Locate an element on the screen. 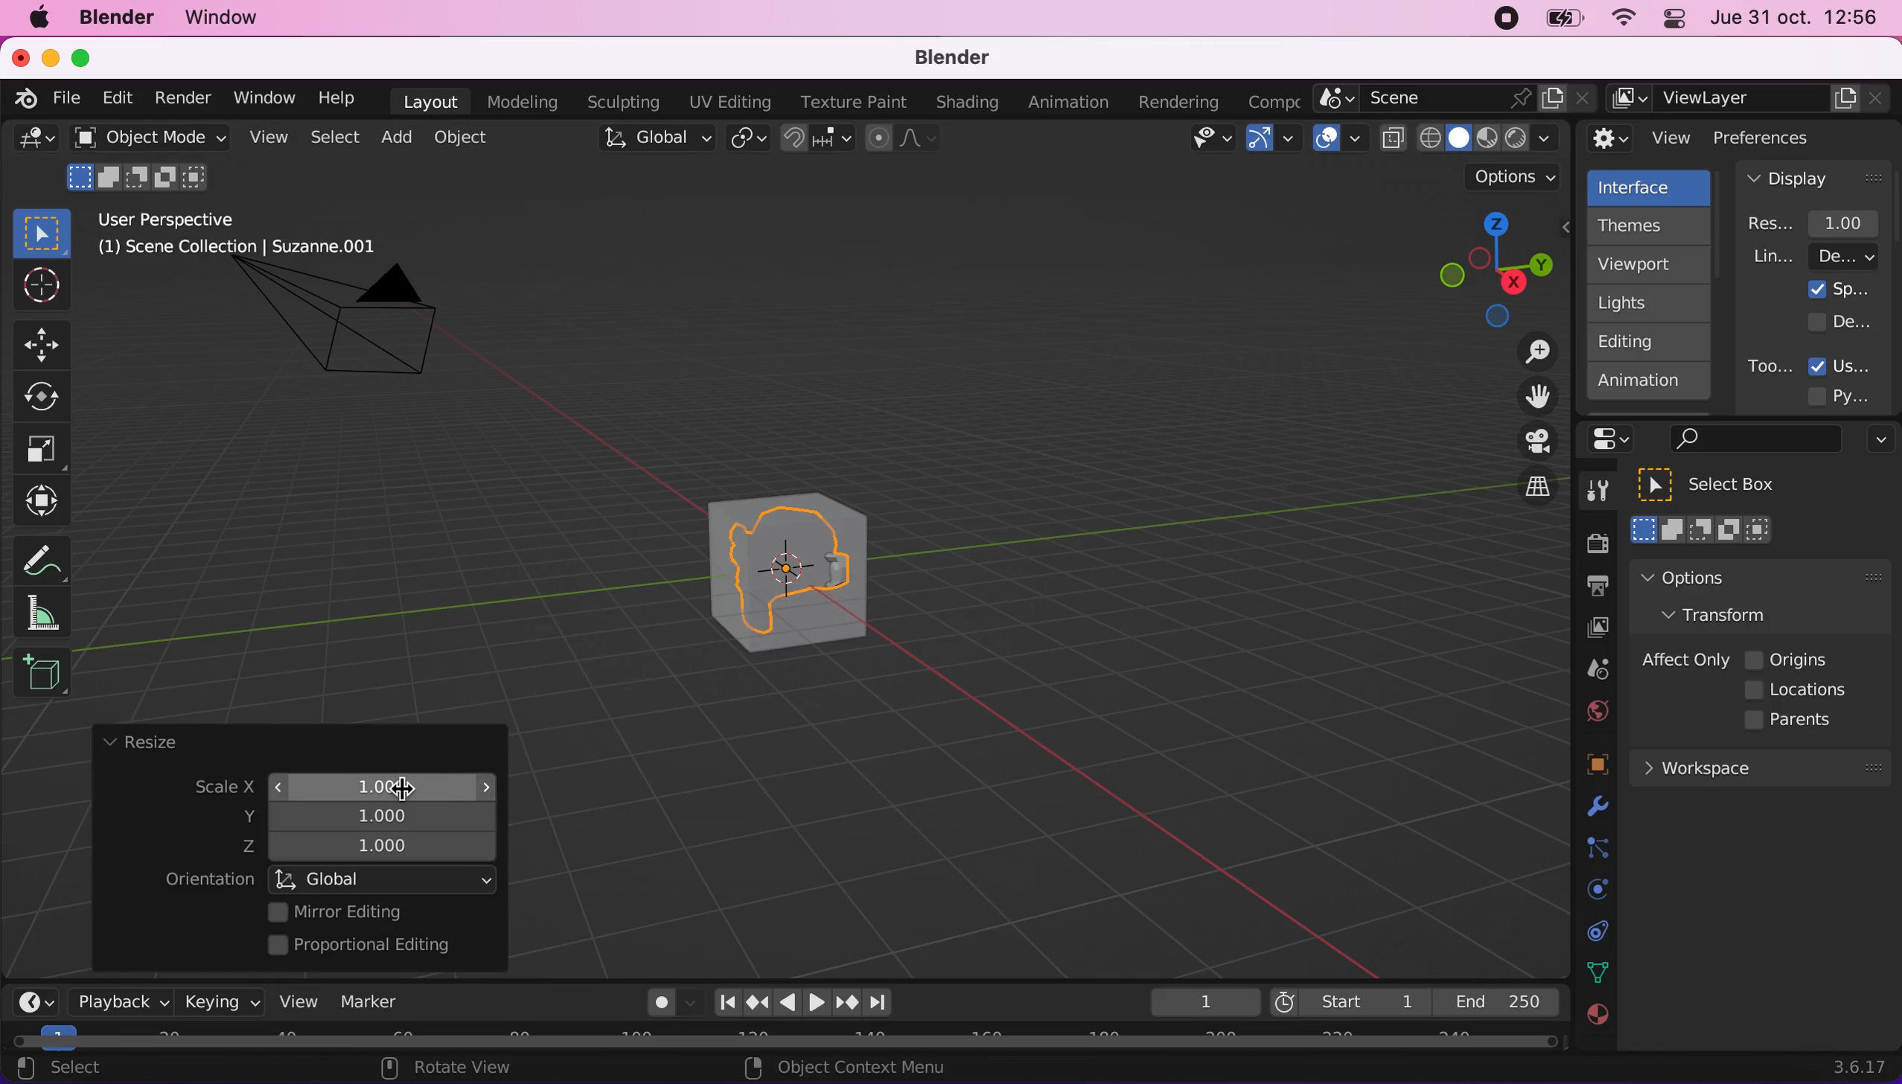 The width and height of the screenshot is (1902, 1084). uv editing is located at coordinates (729, 102).